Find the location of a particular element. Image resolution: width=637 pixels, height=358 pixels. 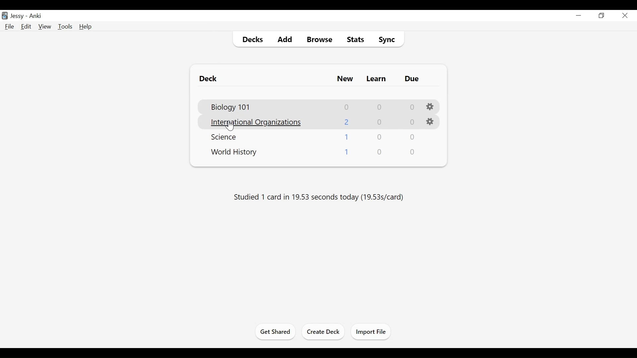

Anki Desktop Icon is located at coordinates (5, 15).